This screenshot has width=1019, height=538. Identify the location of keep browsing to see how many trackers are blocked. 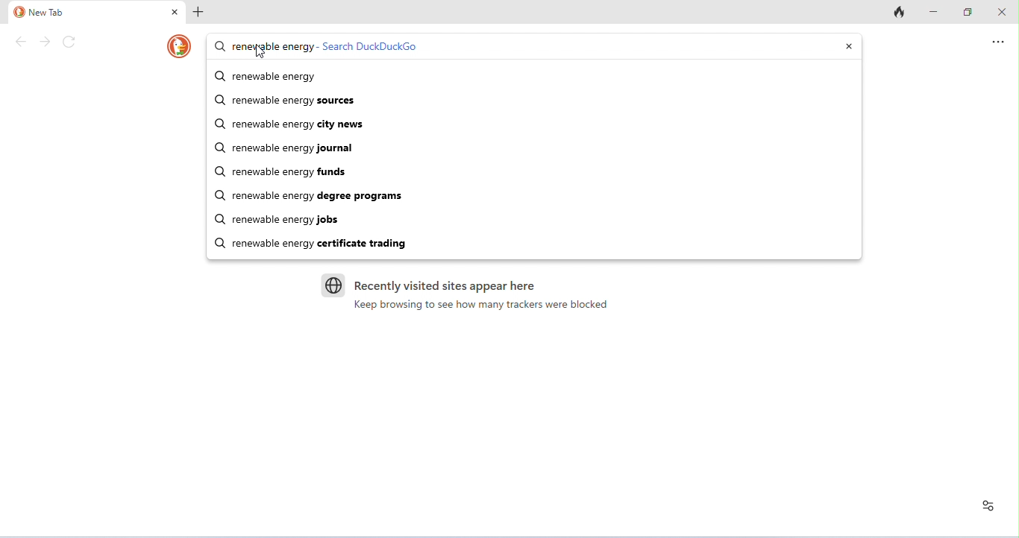
(480, 305).